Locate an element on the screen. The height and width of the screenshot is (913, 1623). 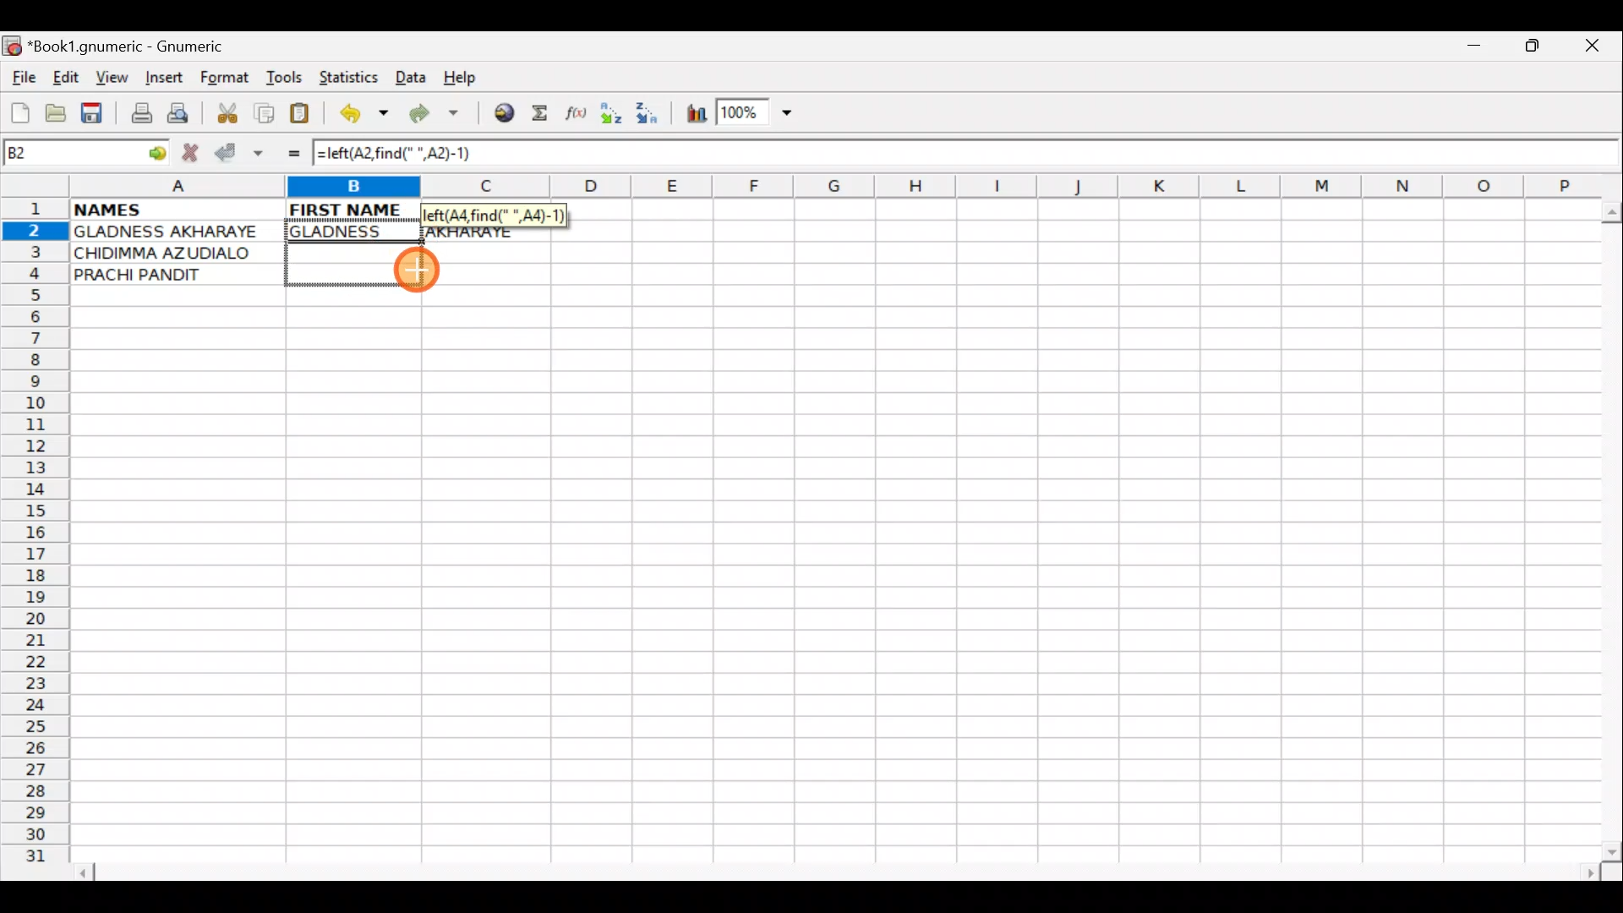
Accept change is located at coordinates (239, 153).